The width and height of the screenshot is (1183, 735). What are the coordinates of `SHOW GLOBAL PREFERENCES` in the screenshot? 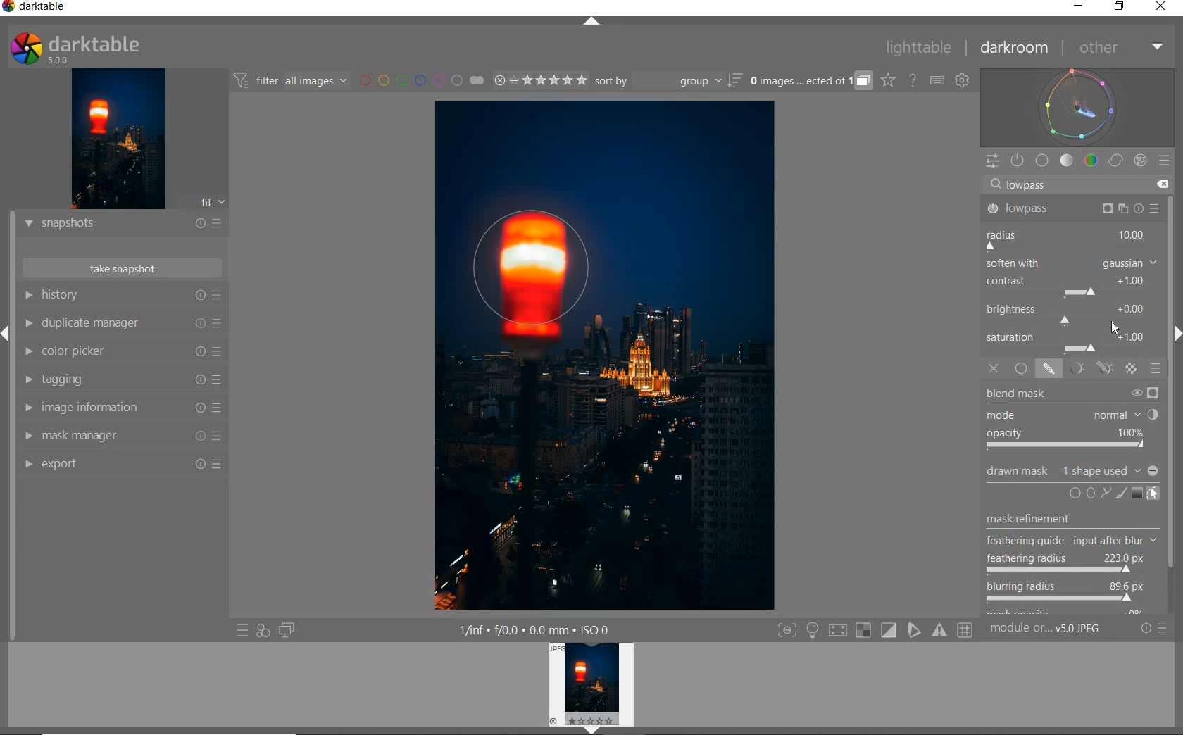 It's located at (963, 81).